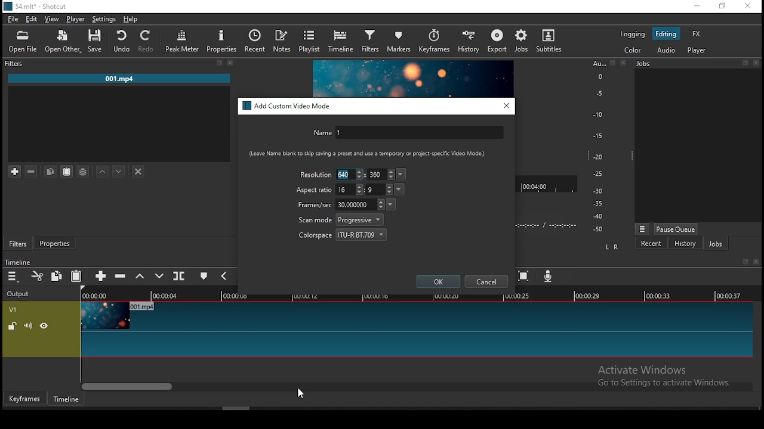 The image size is (764, 429). What do you see at coordinates (24, 399) in the screenshot?
I see `keyframe` at bounding box center [24, 399].